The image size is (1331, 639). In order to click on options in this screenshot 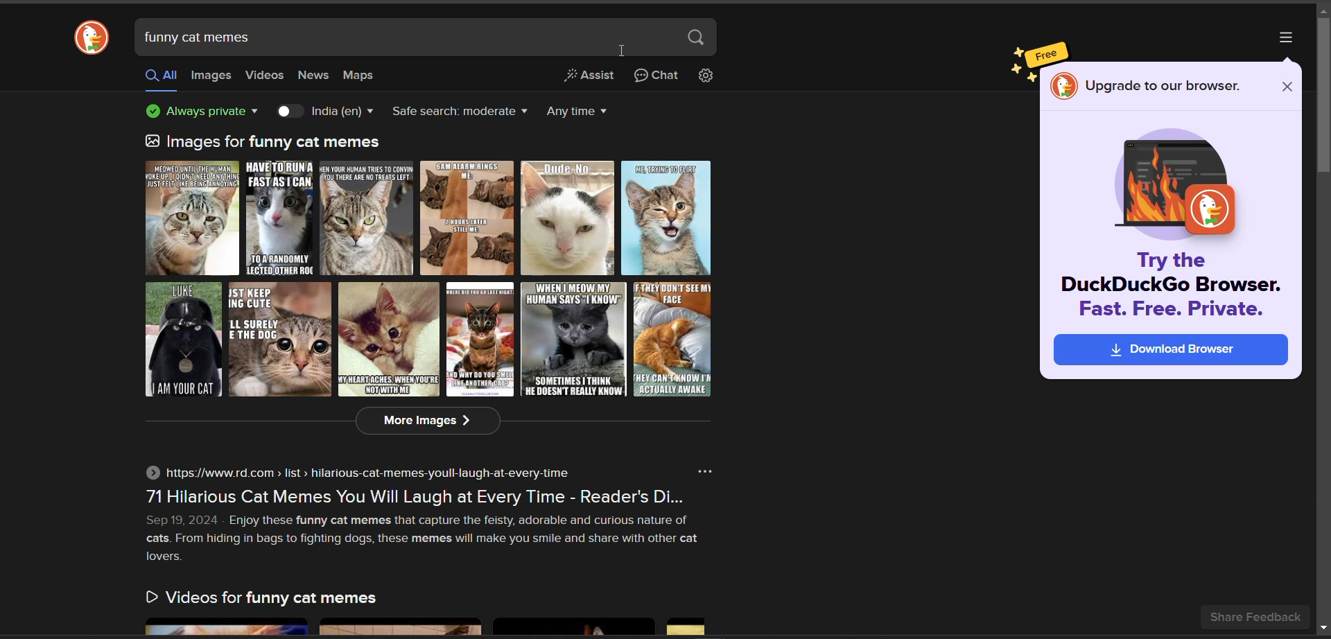, I will do `click(1284, 35)`.